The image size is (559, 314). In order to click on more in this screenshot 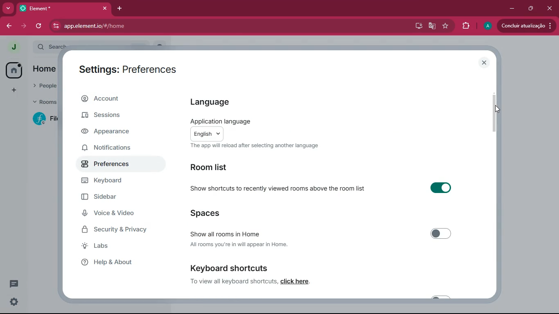, I will do `click(15, 90)`.